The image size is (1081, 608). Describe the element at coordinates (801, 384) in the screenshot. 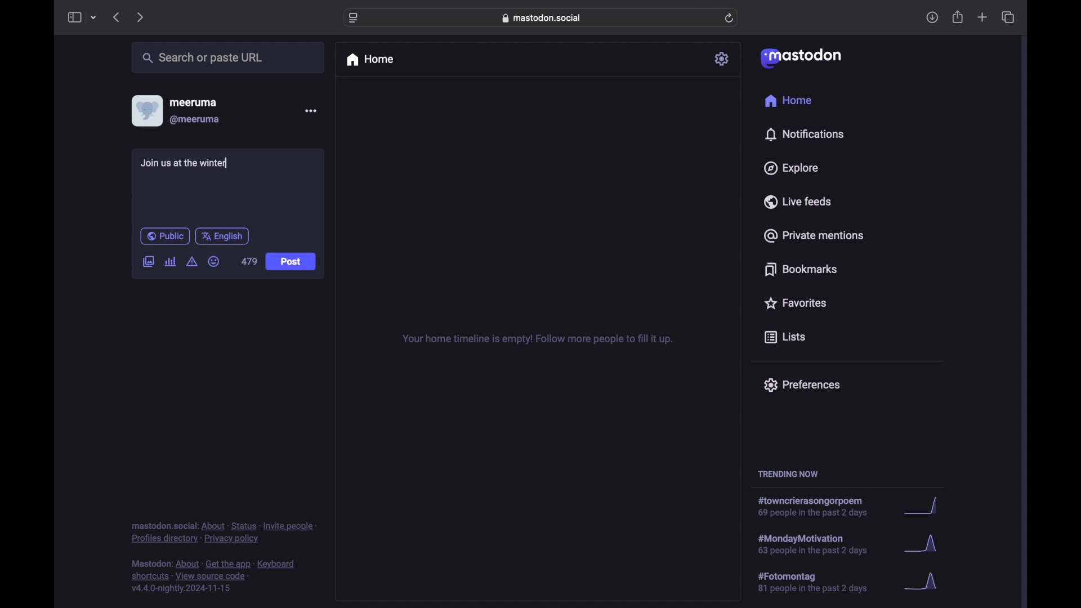

I see `preferences` at that location.